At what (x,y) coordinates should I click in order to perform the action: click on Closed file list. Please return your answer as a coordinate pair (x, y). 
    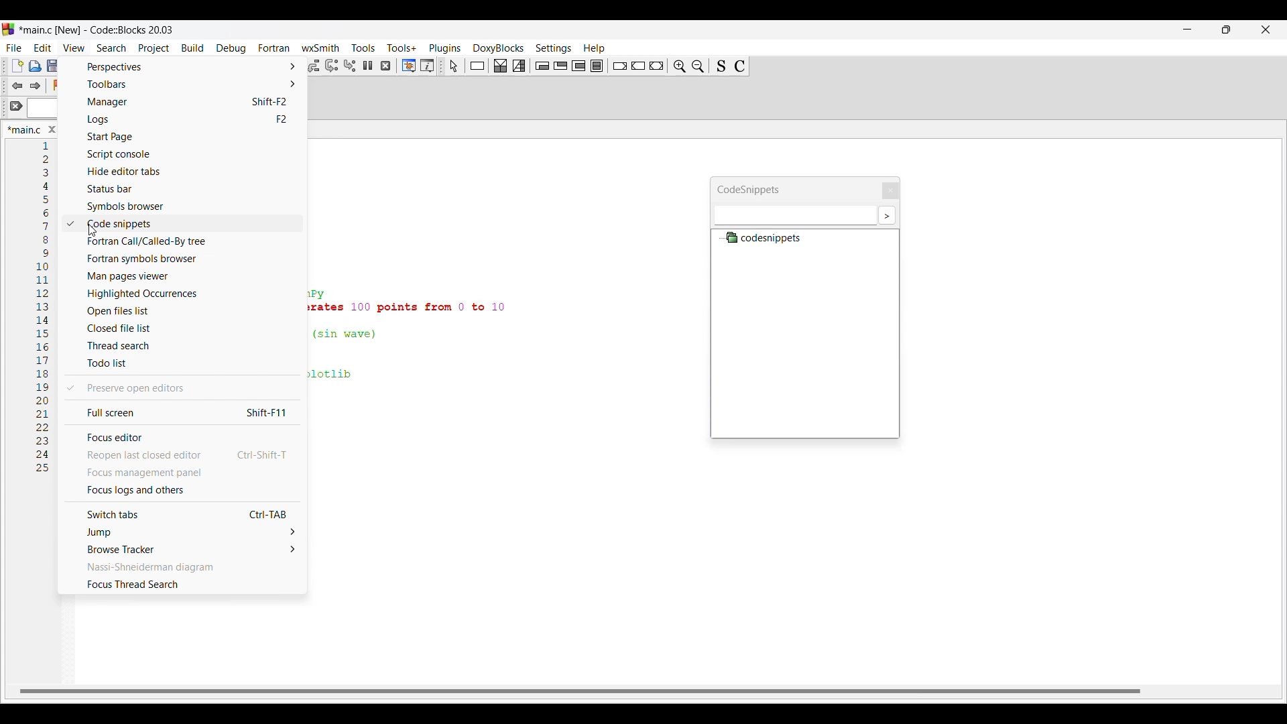
    Looking at the image, I should click on (191, 328).